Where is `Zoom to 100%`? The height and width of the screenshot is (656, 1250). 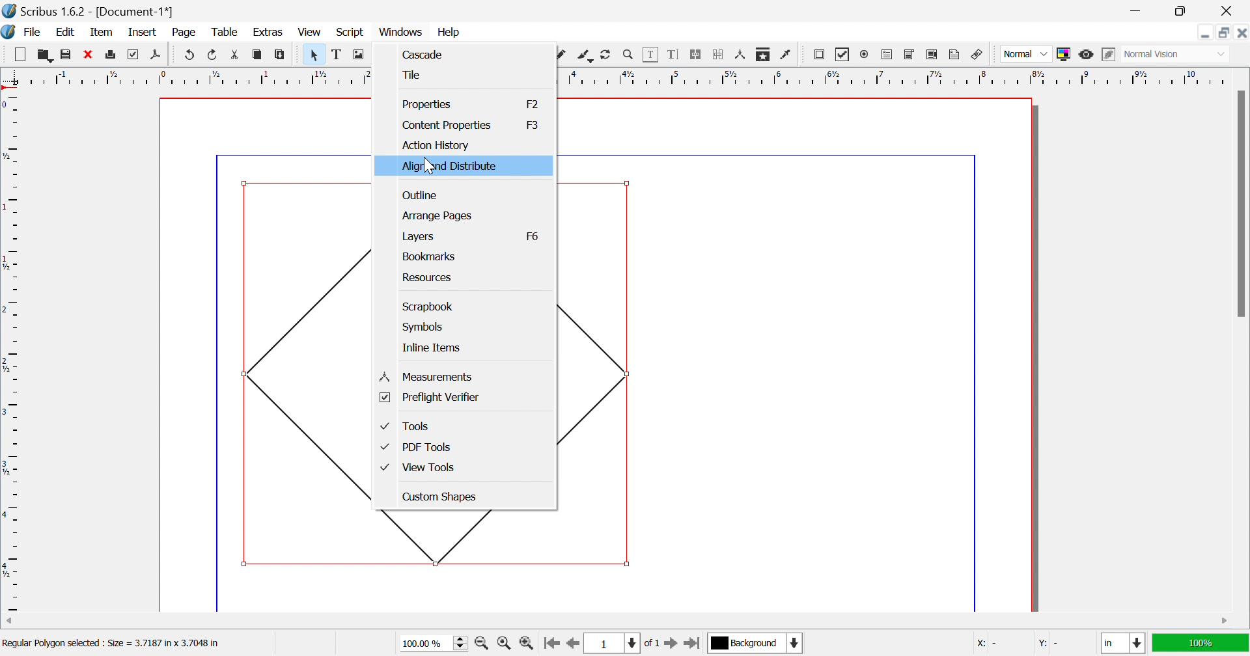
Zoom to 100% is located at coordinates (506, 645).